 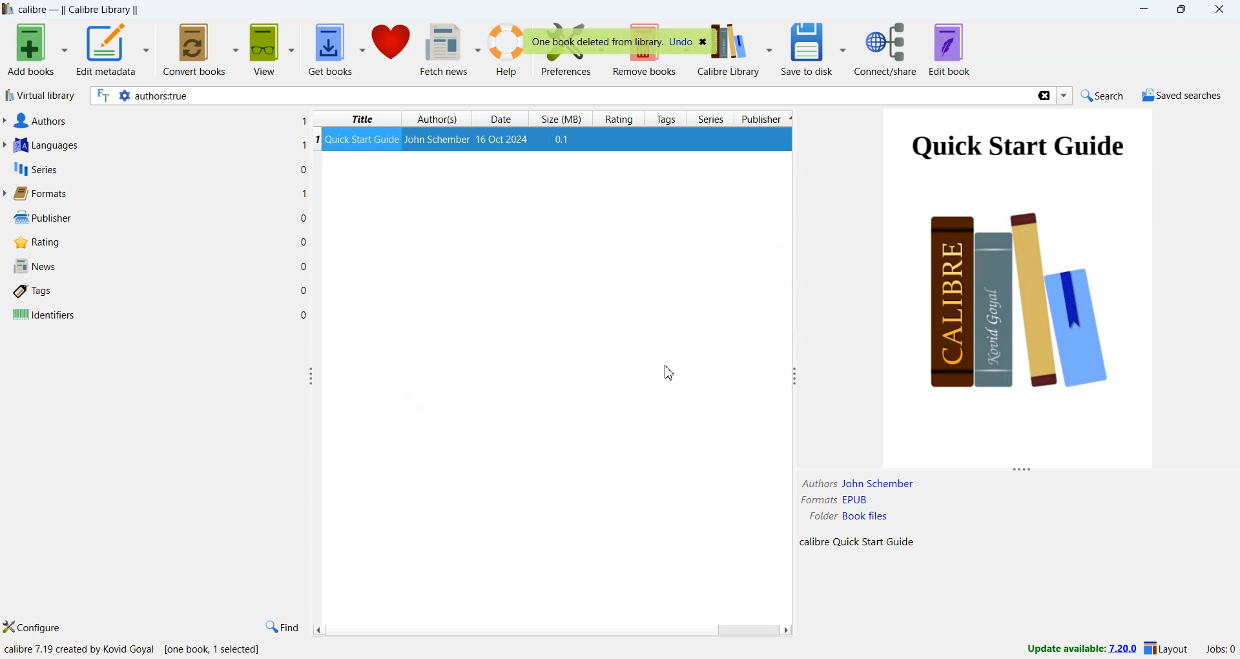 I want to click on size, so click(x=563, y=118).